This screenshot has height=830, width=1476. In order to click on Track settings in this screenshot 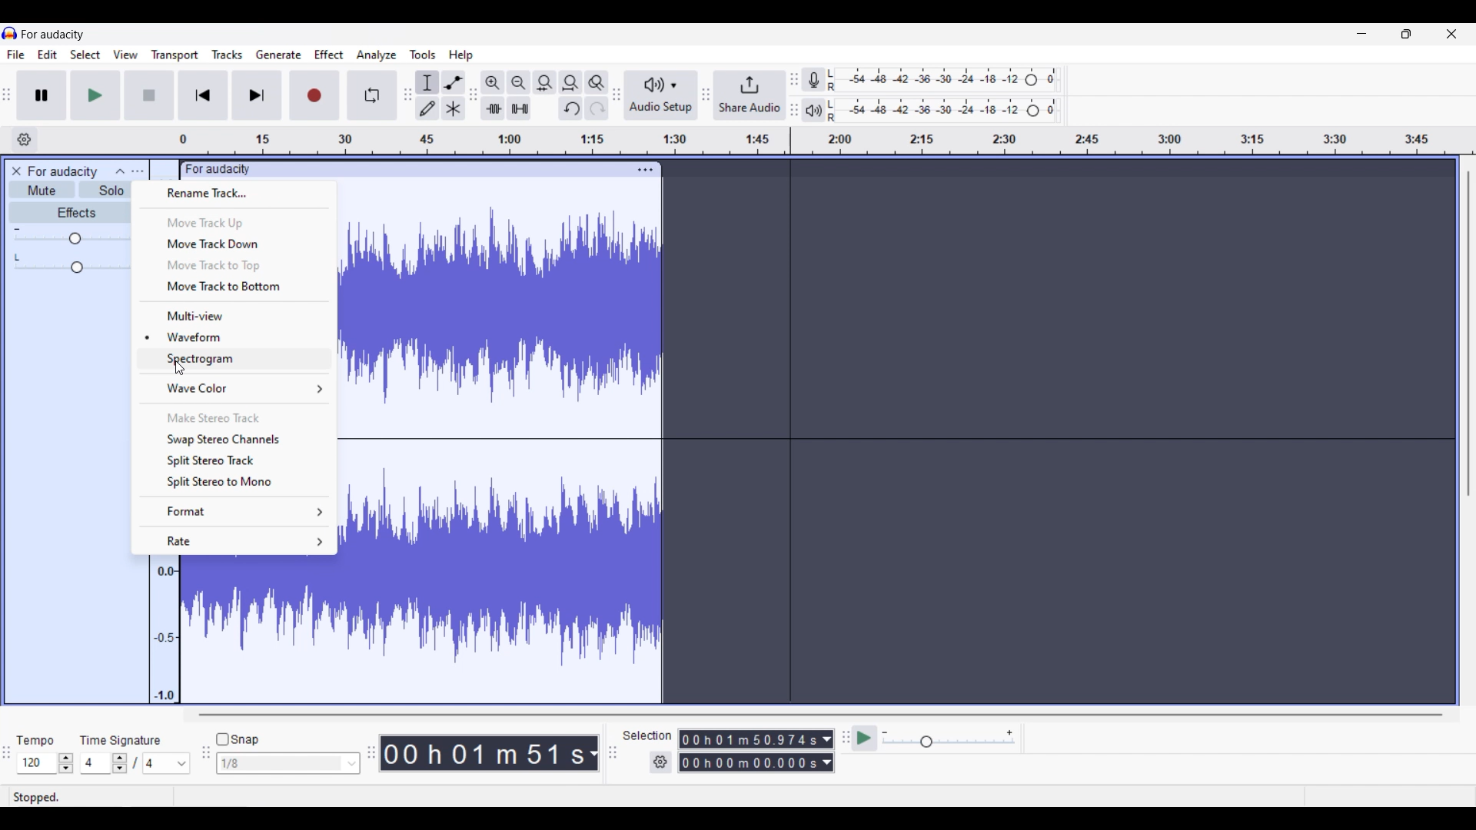, I will do `click(646, 170)`.